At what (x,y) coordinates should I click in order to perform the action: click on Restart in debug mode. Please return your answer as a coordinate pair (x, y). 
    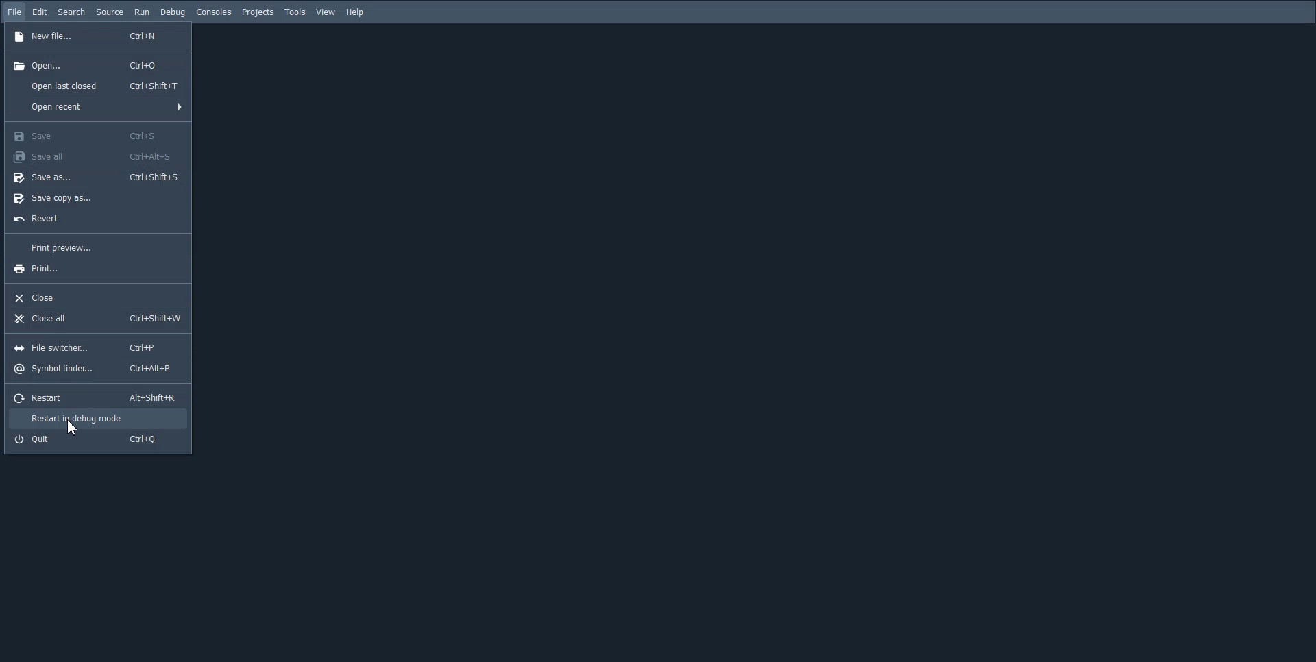
    Looking at the image, I should click on (97, 419).